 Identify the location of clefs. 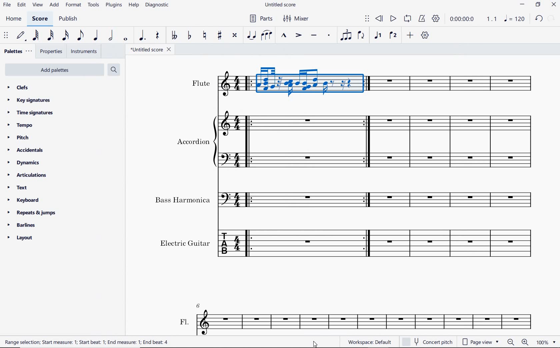
(18, 87).